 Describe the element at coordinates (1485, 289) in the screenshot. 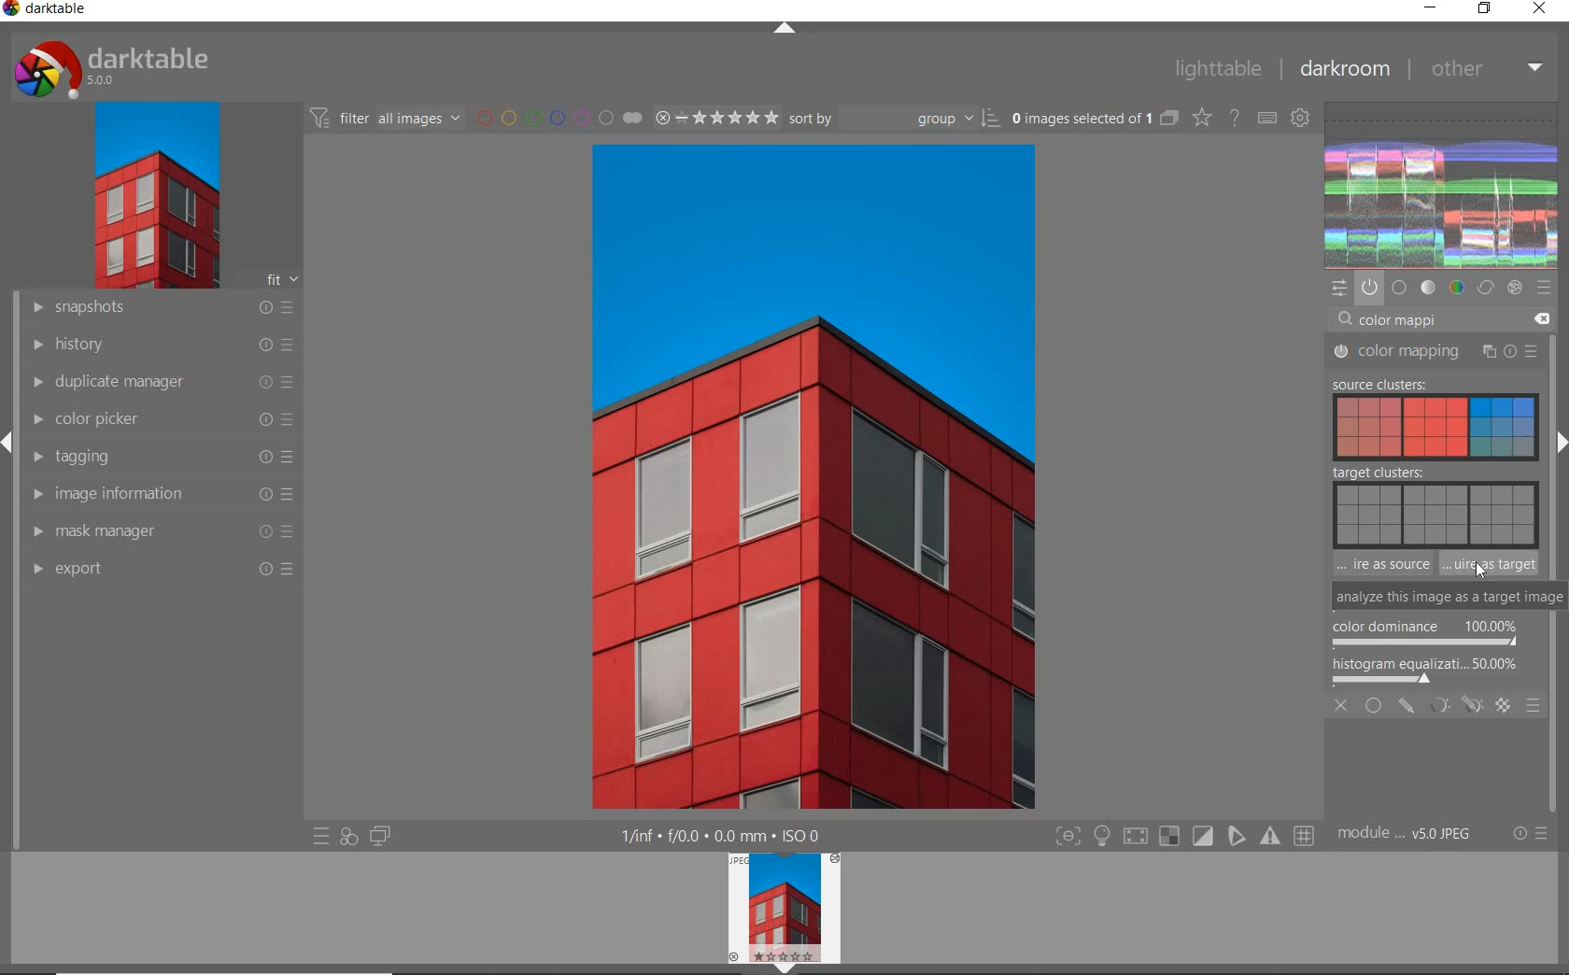

I see `correct ` at that location.